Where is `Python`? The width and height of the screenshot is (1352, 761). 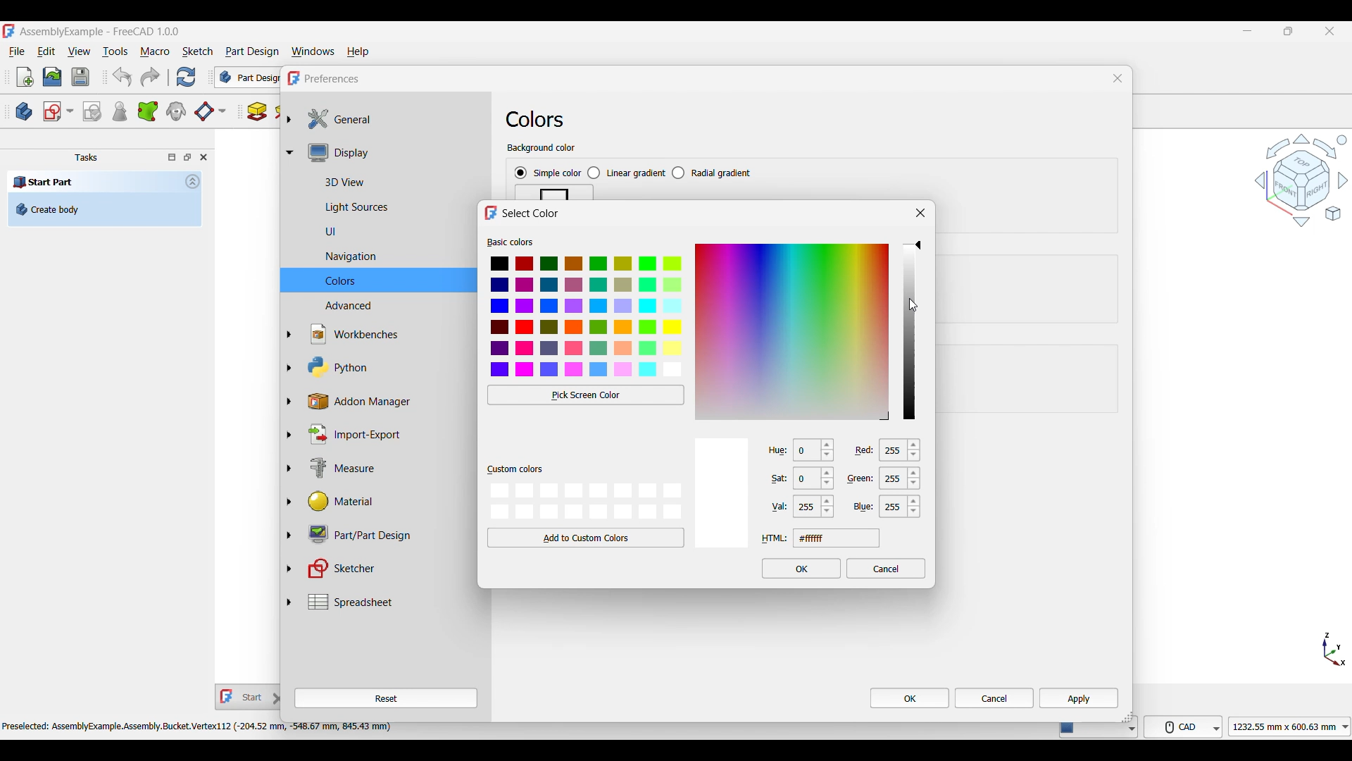
Python is located at coordinates (387, 367).